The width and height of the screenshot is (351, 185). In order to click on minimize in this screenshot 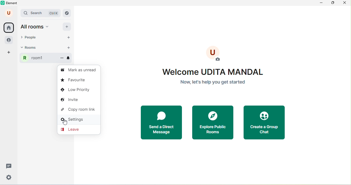, I will do `click(321, 3)`.